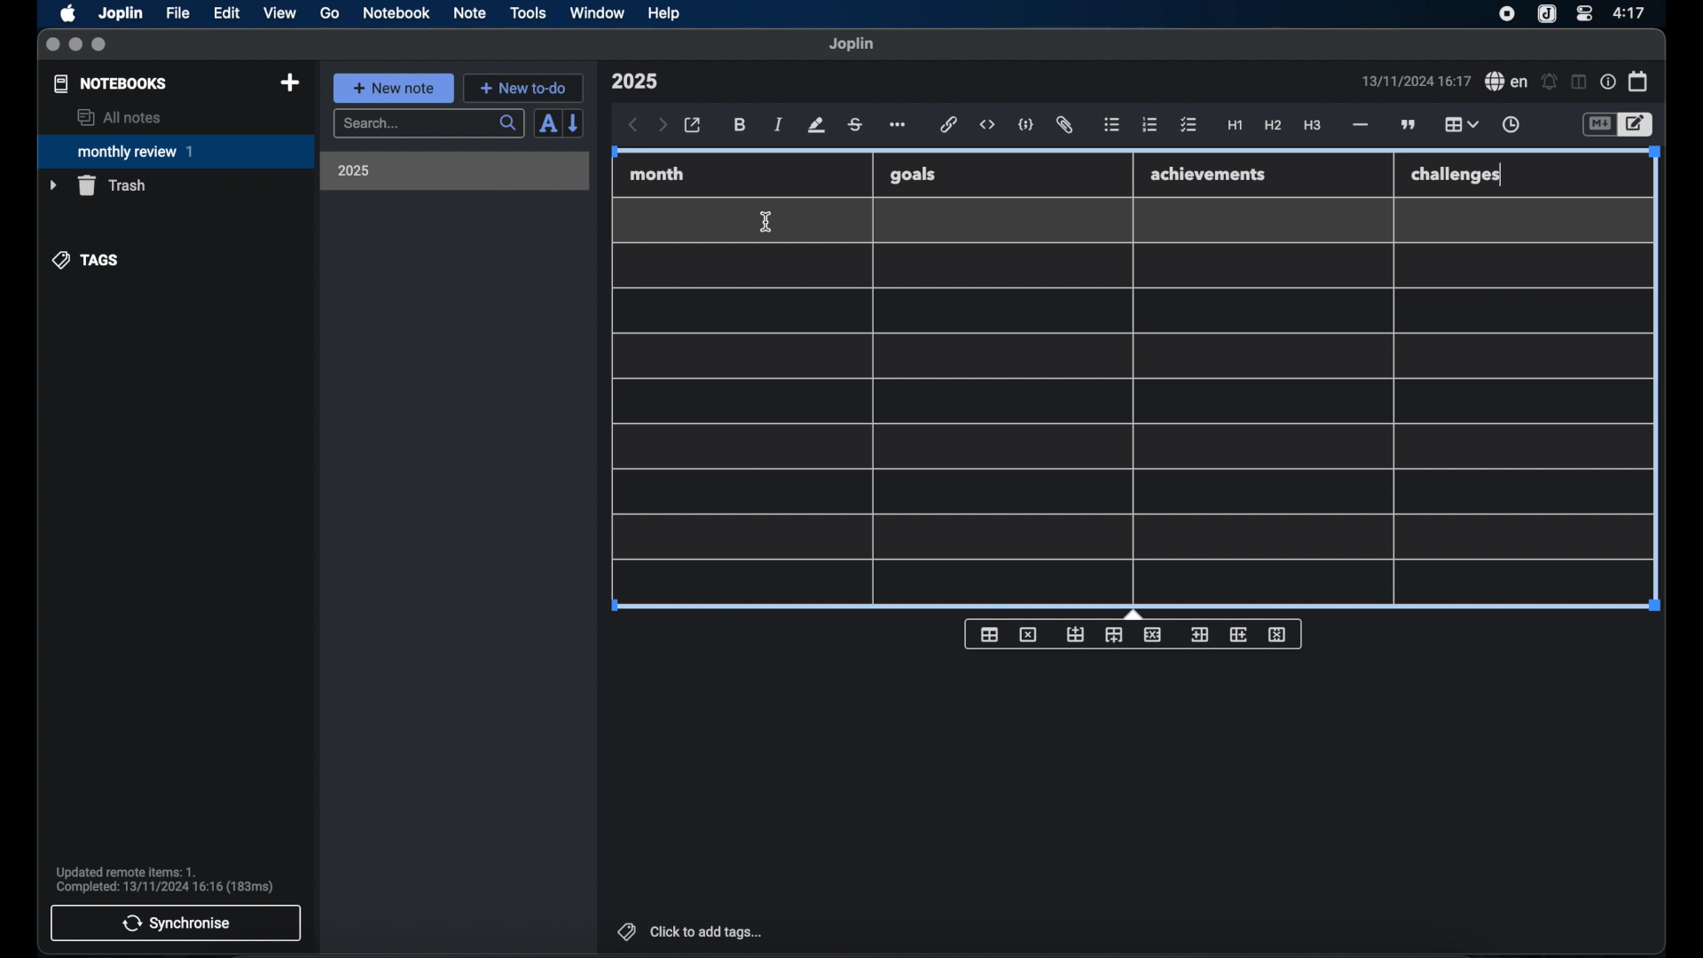 The height and width of the screenshot is (958, 1703). Describe the element at coordinates (1064, 125) in the screenshot. I see `attach file` at that location.